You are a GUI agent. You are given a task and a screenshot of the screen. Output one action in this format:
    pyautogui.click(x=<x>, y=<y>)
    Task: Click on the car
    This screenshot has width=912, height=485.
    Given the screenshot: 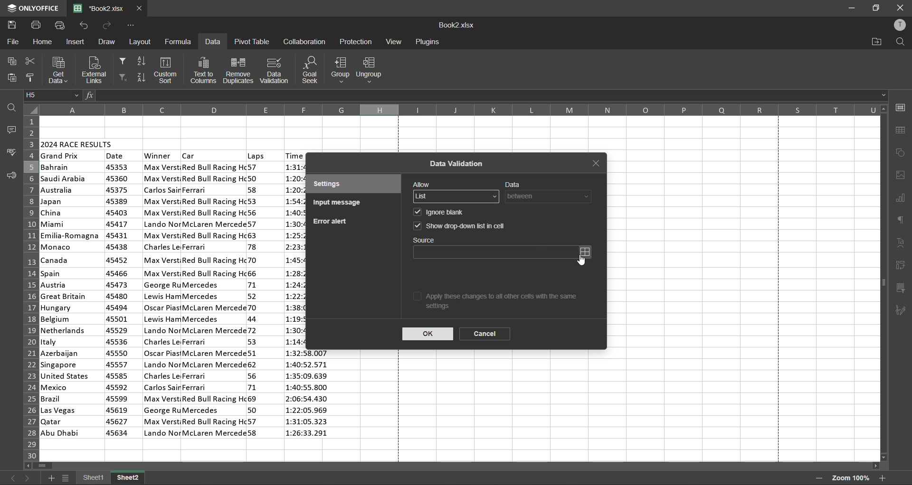 What is the action you would take?
    pyautogui.click(x=190, y=155)
    